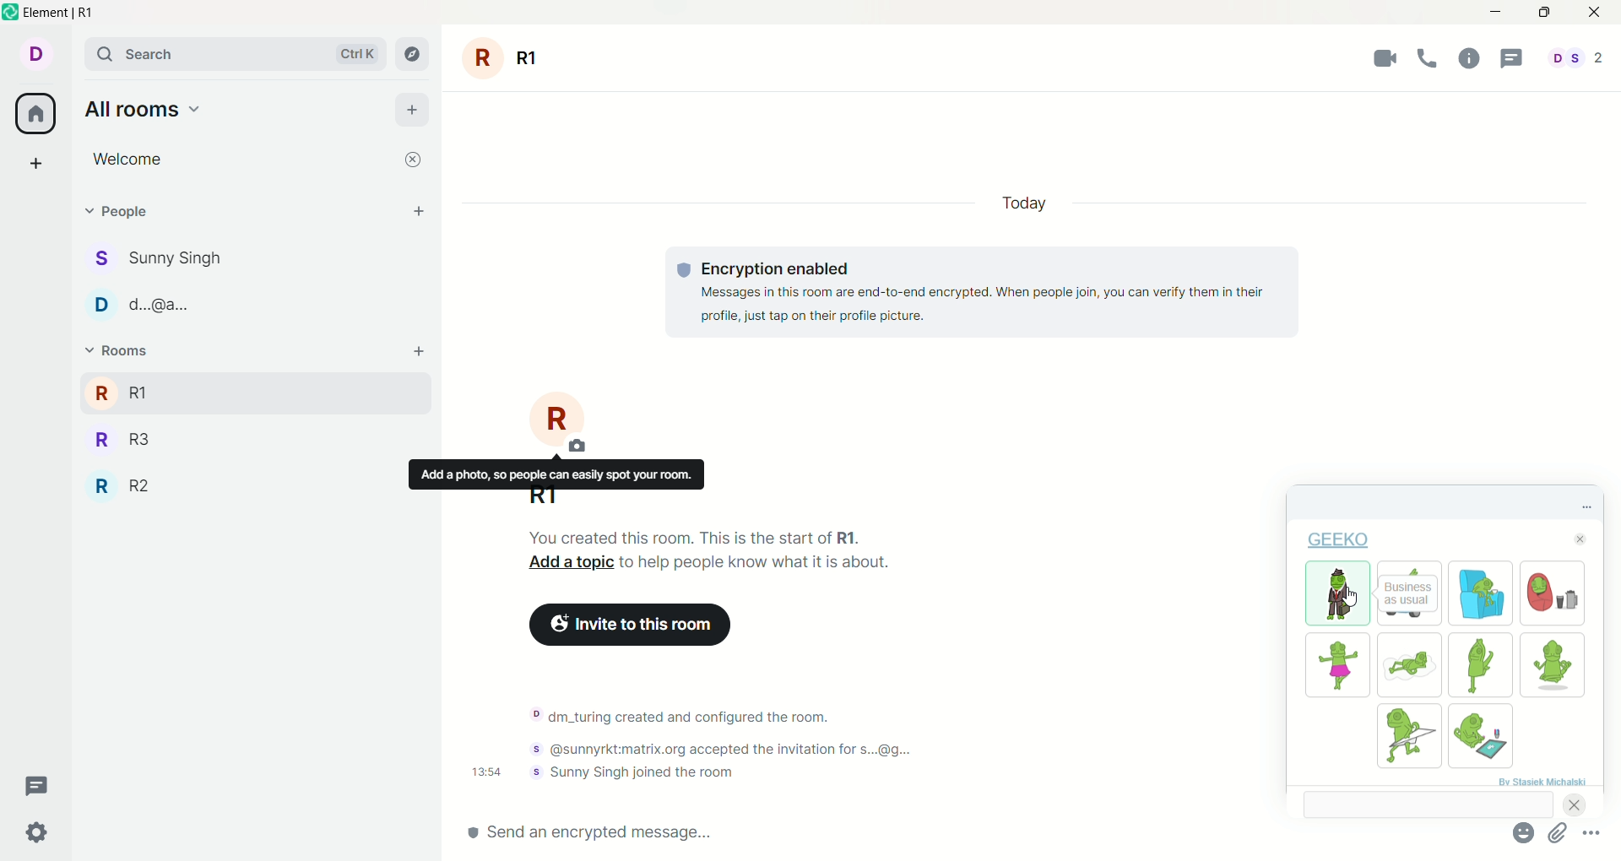  Describe the element at coordinates (1407, 594) in the screenshot. I see `Description of sticker currently selected` at that location.